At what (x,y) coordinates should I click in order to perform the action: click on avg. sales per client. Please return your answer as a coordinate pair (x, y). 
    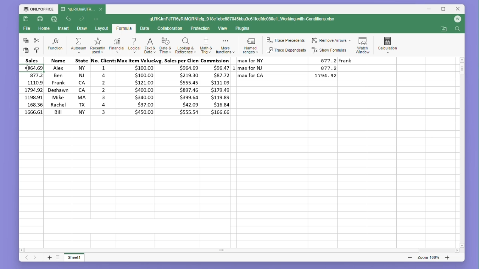
    Looking at the image, I should click on (179, 86).